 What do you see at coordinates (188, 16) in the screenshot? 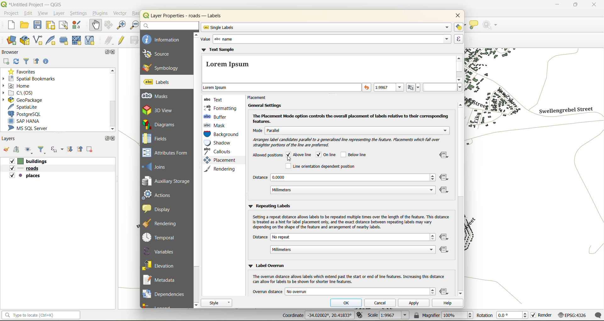
I see `layer properties` at bounding box center [188, 16].